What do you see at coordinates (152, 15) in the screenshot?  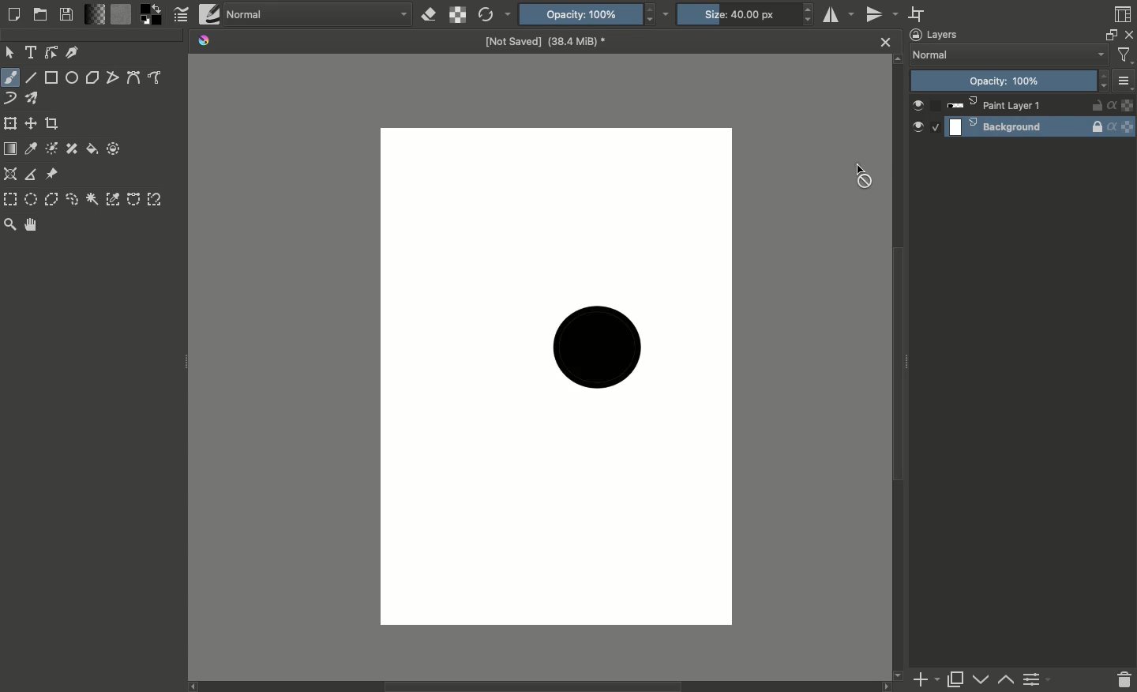 I see `Foreground` at bounding box center [152, 15].